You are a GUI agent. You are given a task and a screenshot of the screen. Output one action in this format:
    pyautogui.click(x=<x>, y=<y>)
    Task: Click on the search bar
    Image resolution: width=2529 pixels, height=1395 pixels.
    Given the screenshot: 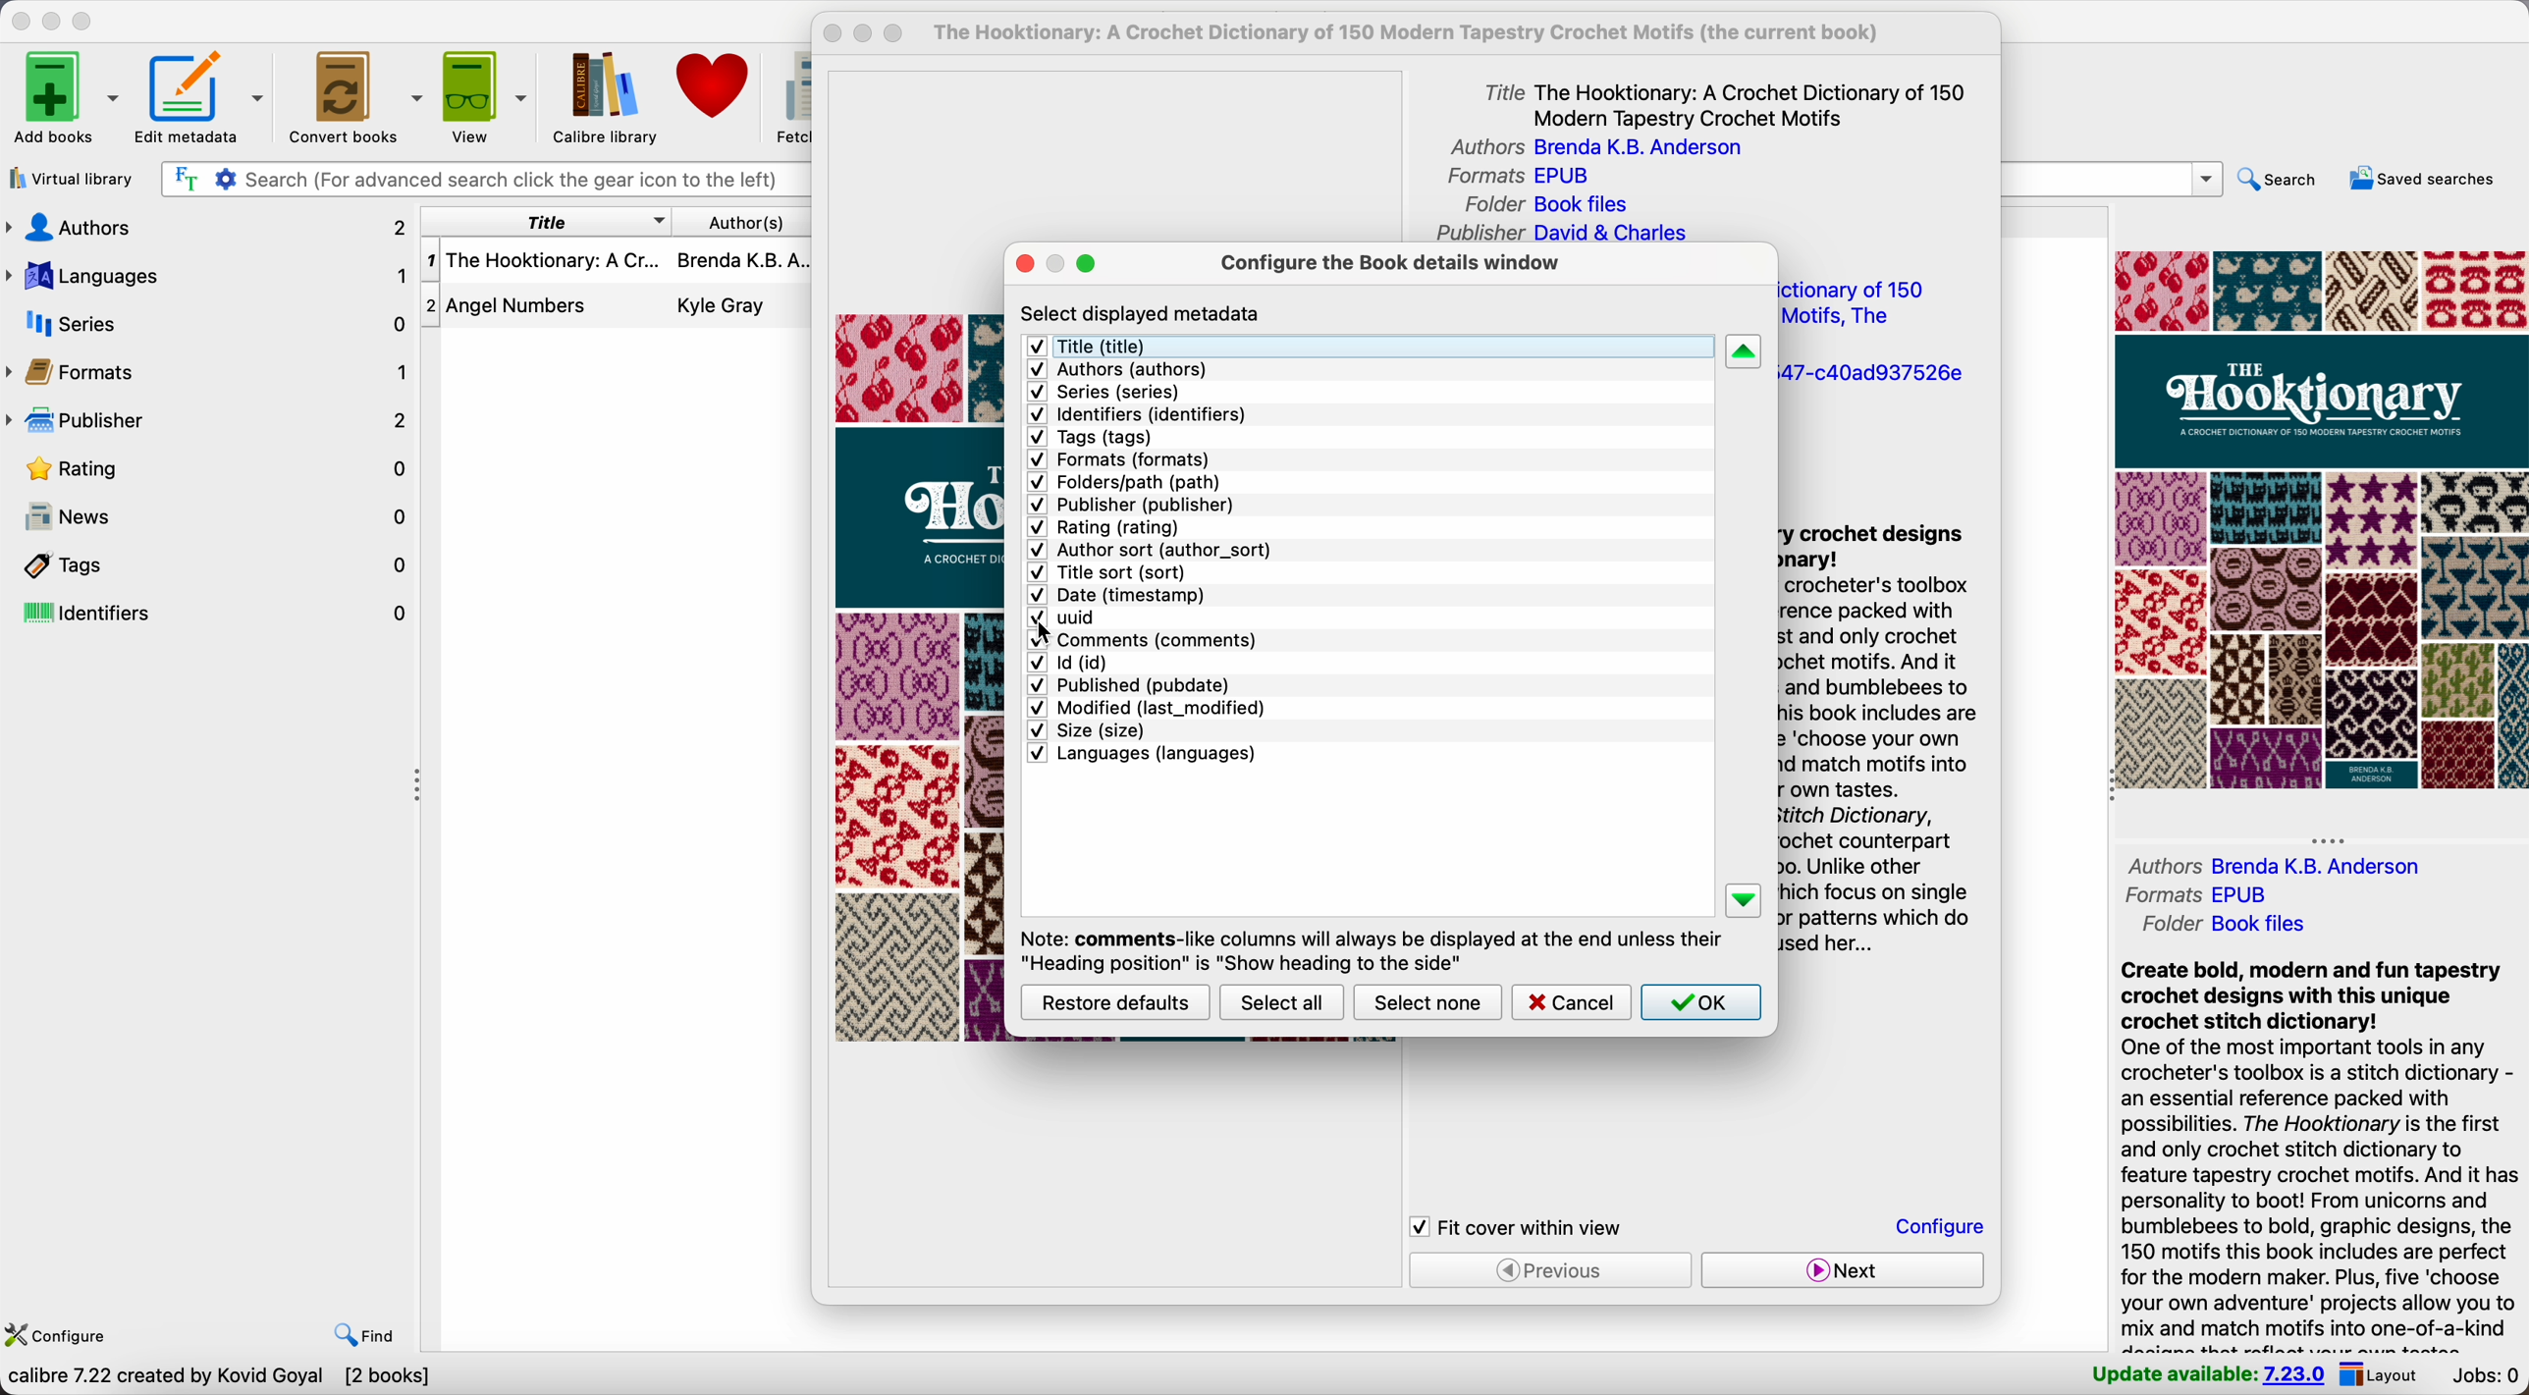 What is the action you would take?
    pyautogui.click(x=2114, y=179)
    